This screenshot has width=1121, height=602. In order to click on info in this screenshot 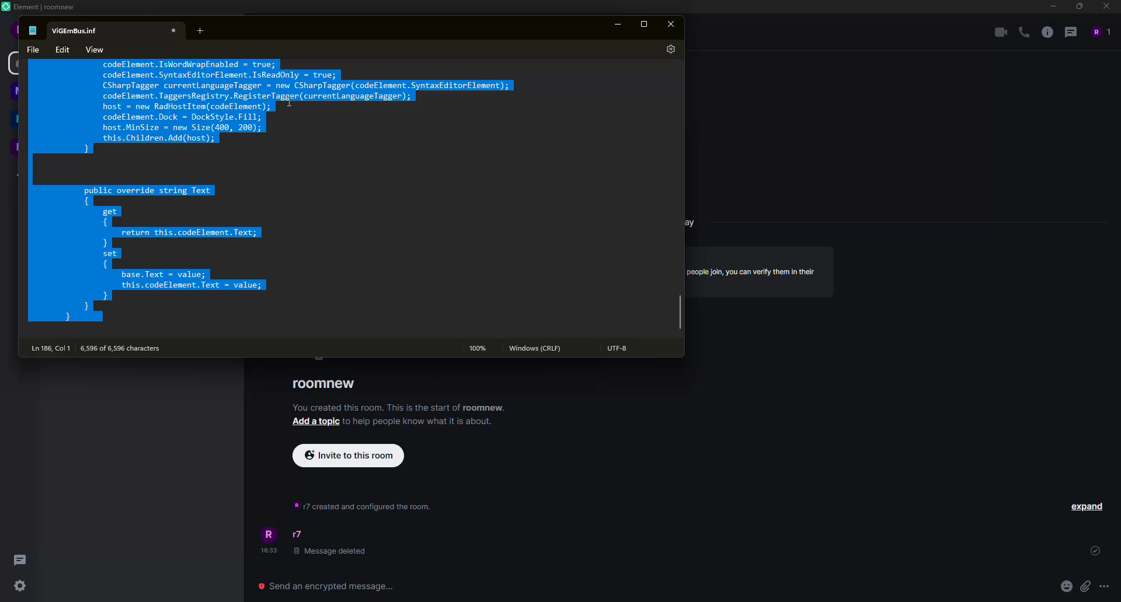, I will do `click(360, 505)`.